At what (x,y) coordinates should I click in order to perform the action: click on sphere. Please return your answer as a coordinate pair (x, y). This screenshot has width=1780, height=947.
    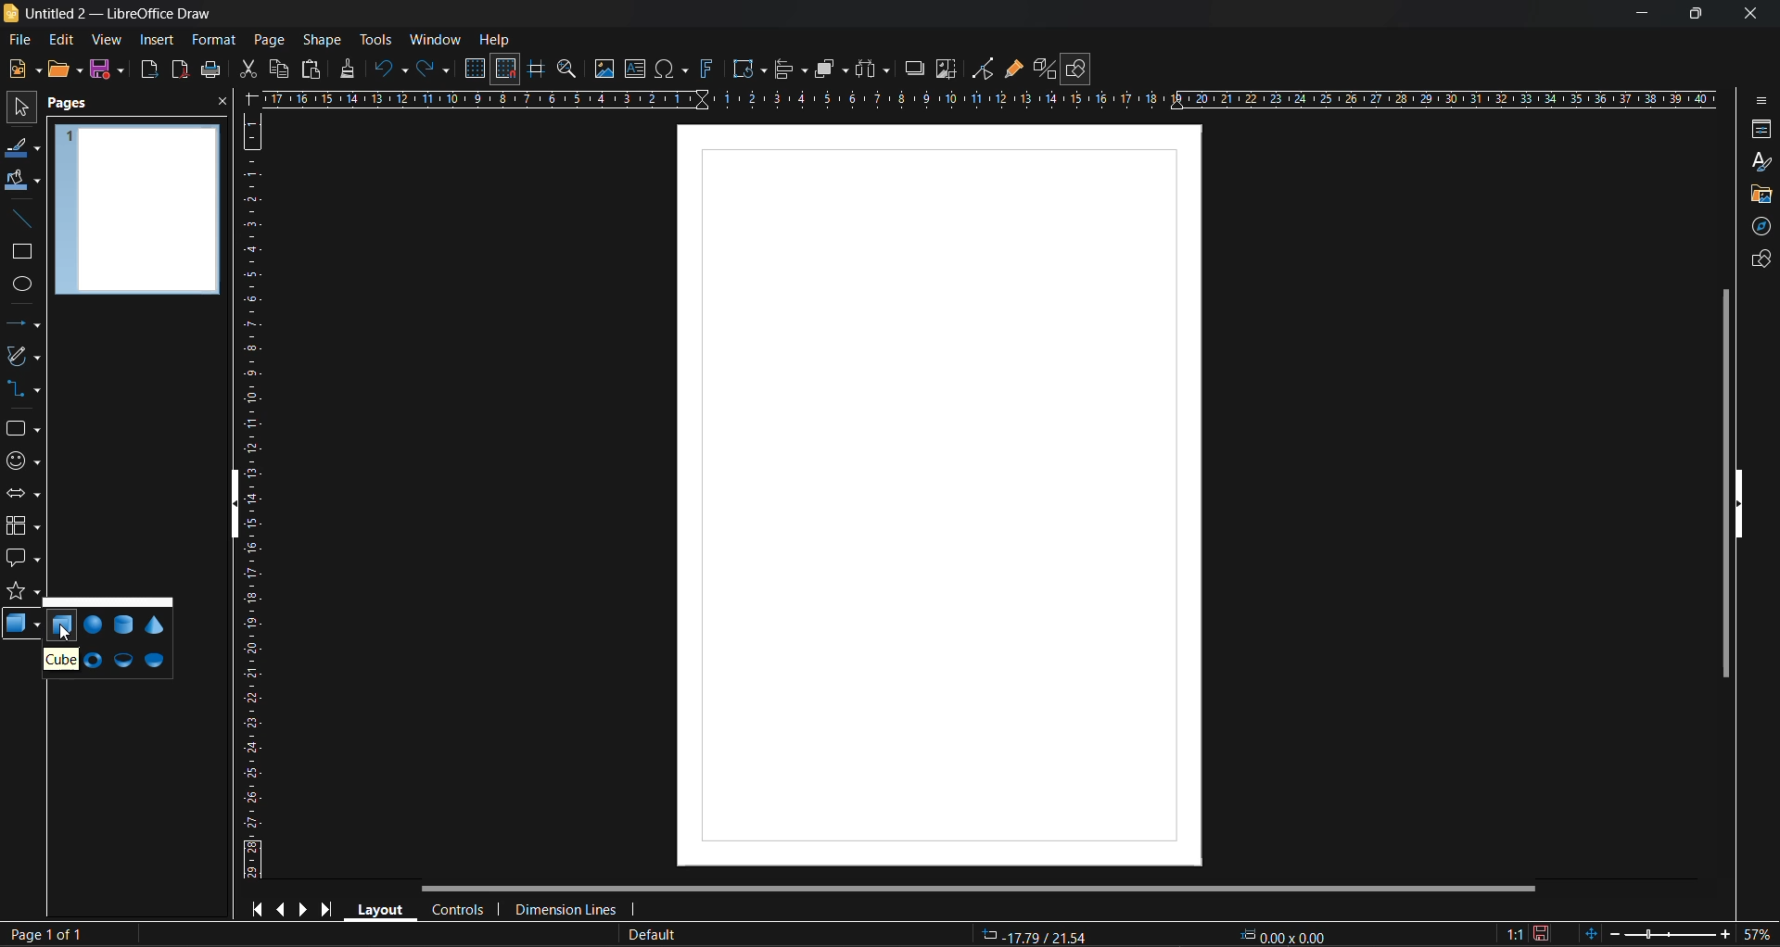
    Looking at the image, I should click on (97, 627).